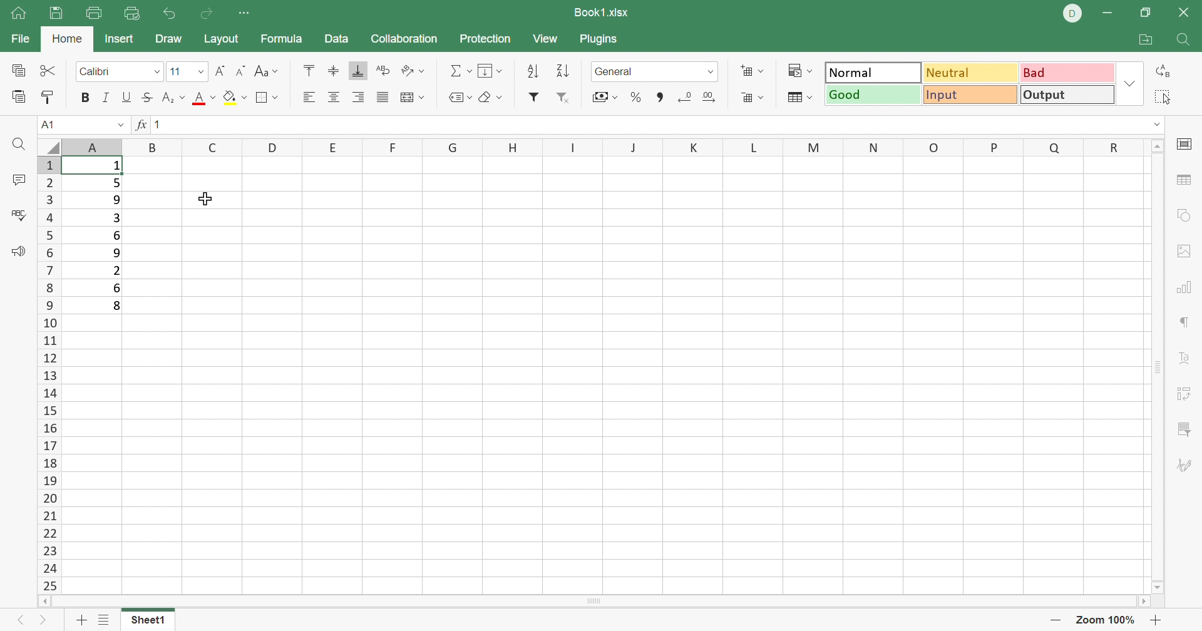 The height and width of the screenshot is (631, 1202). Describe the element at coordinates (118, 288) in the screenshot. I see `6` at that location.